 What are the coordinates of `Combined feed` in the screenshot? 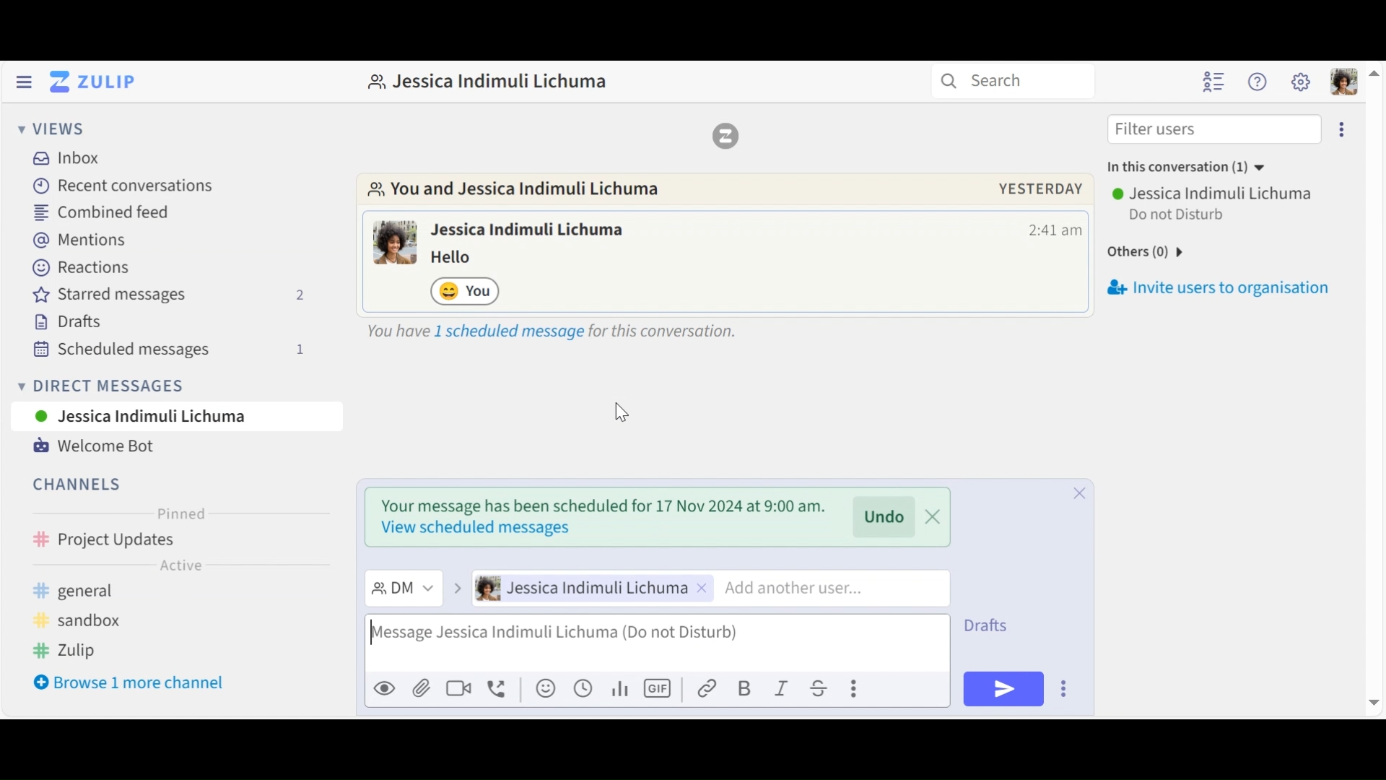 It's located at (105, 212).